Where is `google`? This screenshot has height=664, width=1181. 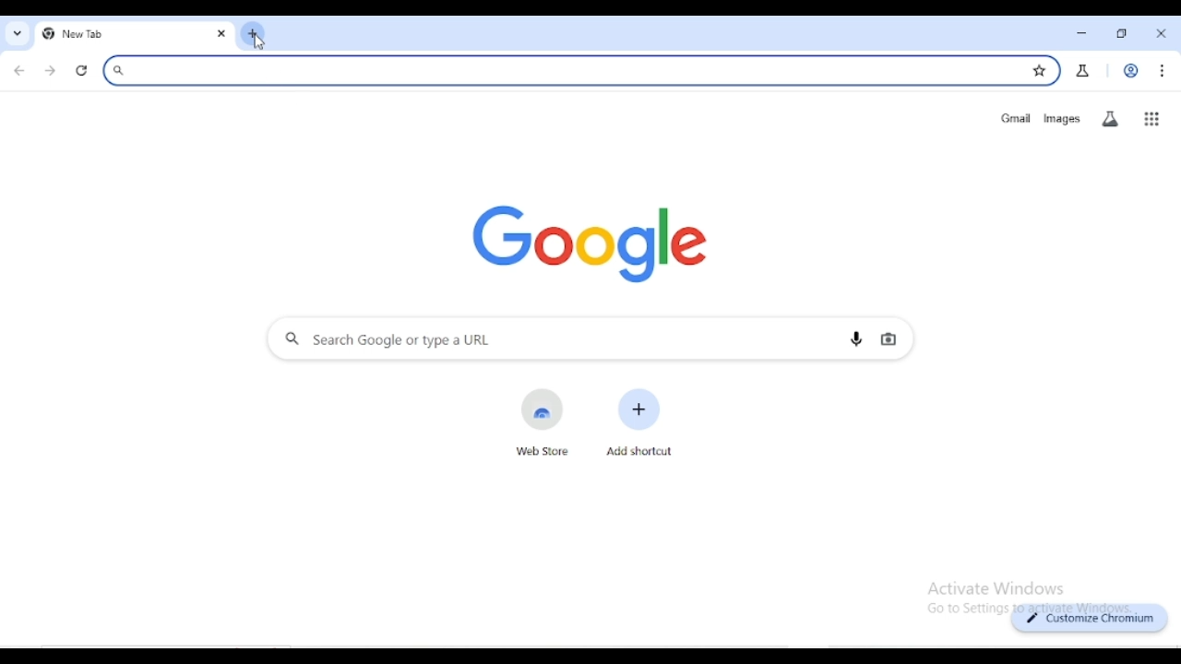
google is located at coordinates (589, 243).